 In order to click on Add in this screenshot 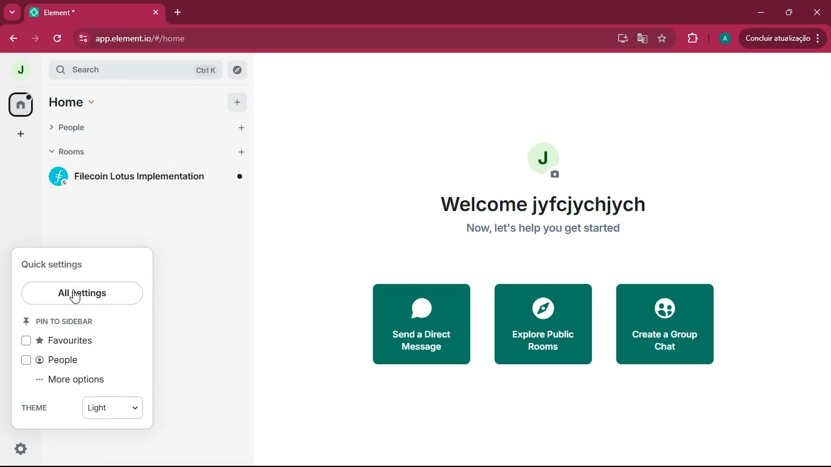, I will do `click(240, 151)`.